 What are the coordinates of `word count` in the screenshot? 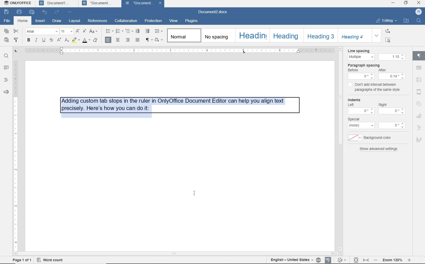 It's located at (52, 260).